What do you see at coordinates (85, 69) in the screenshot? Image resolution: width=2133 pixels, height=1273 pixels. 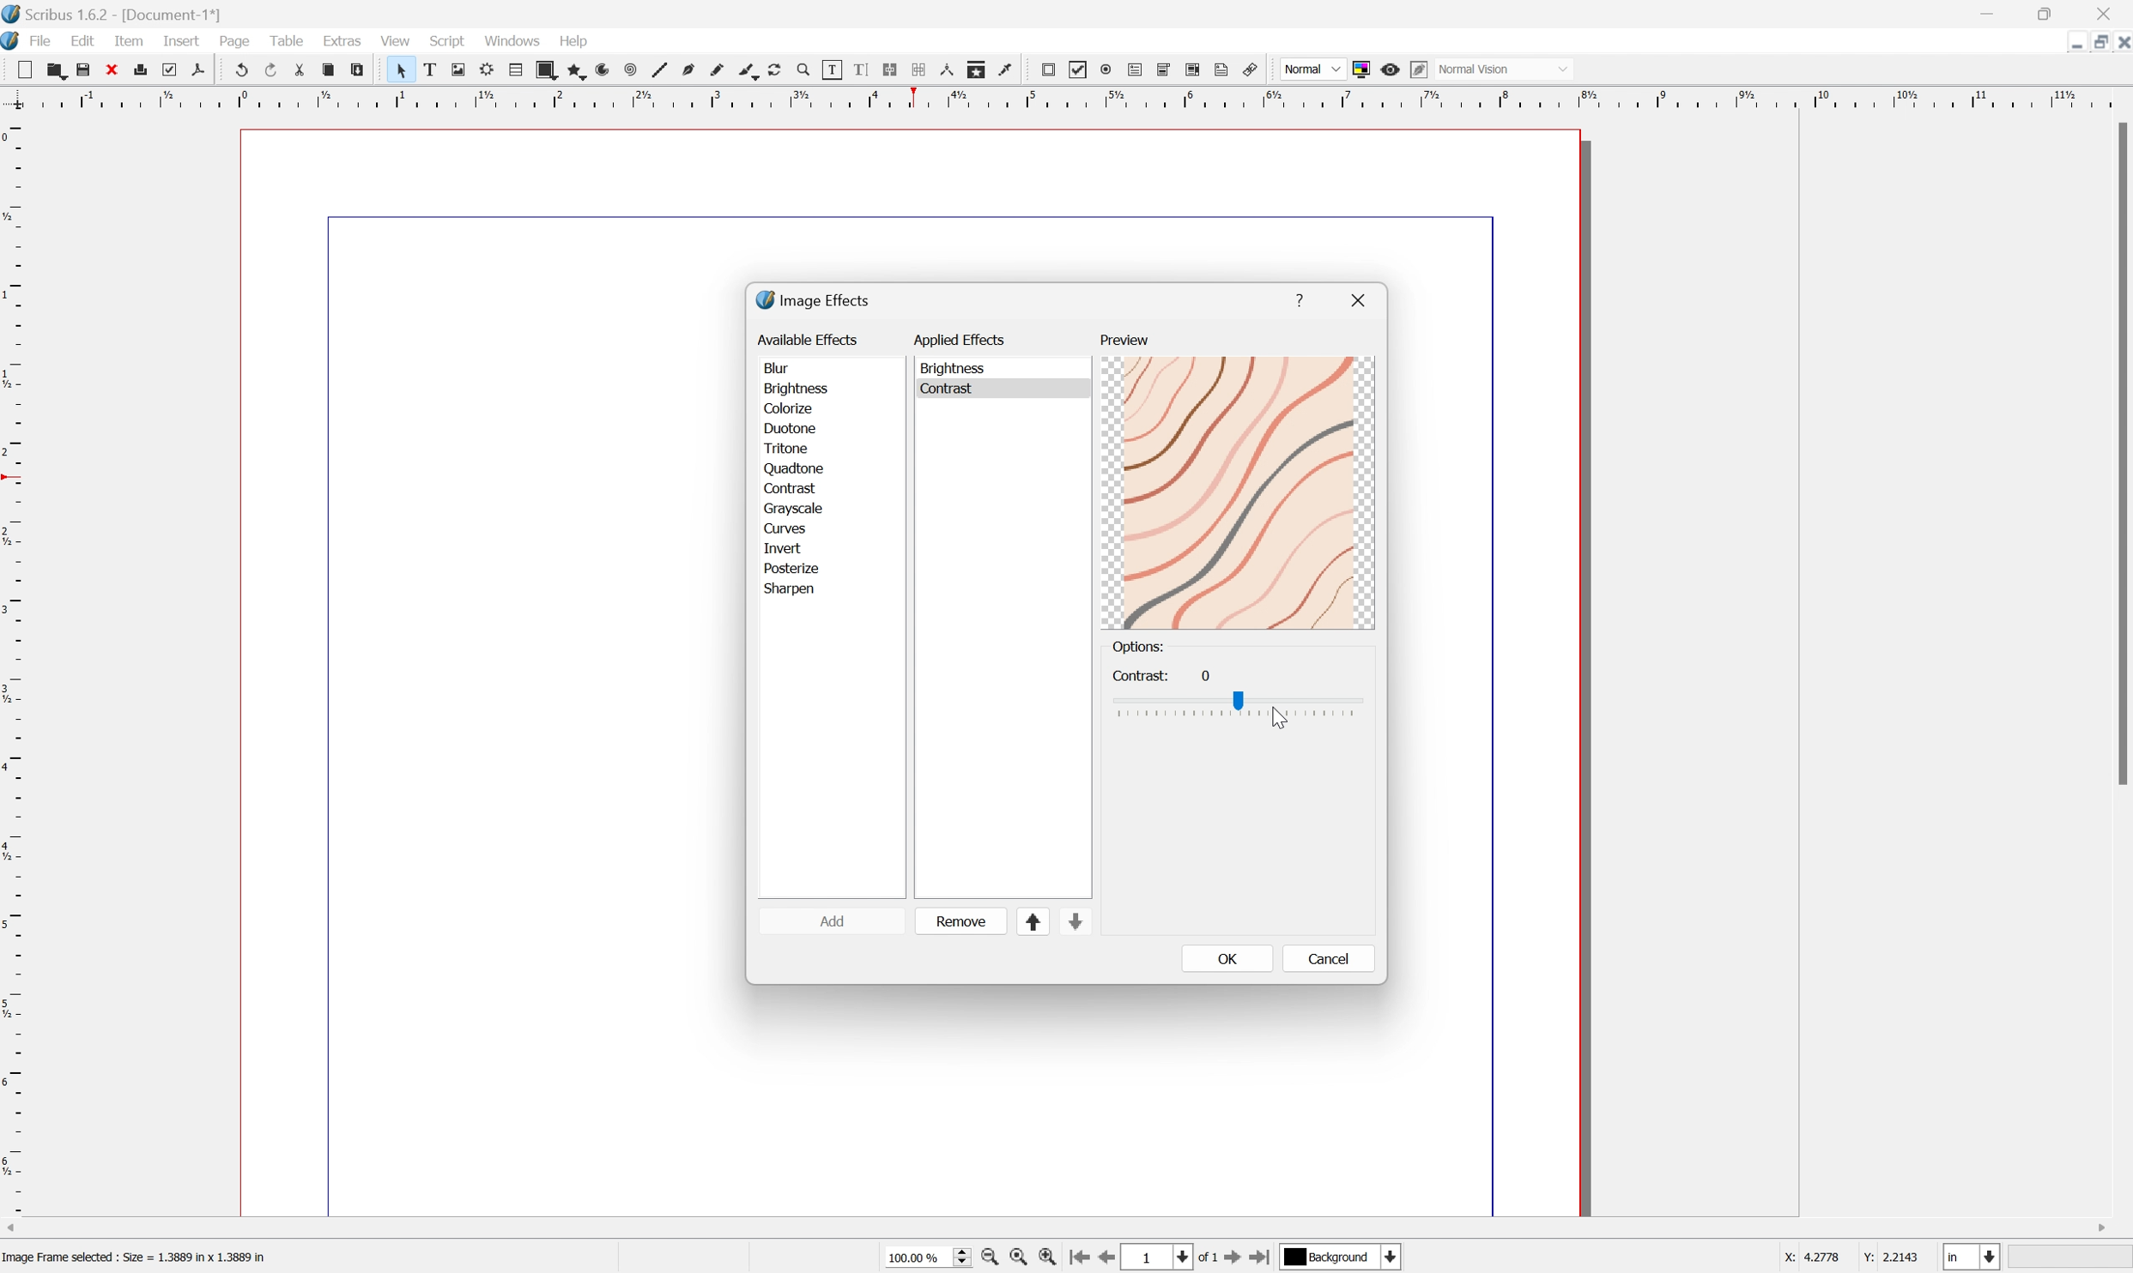 I see `Save` at bounding box center [85, 69].